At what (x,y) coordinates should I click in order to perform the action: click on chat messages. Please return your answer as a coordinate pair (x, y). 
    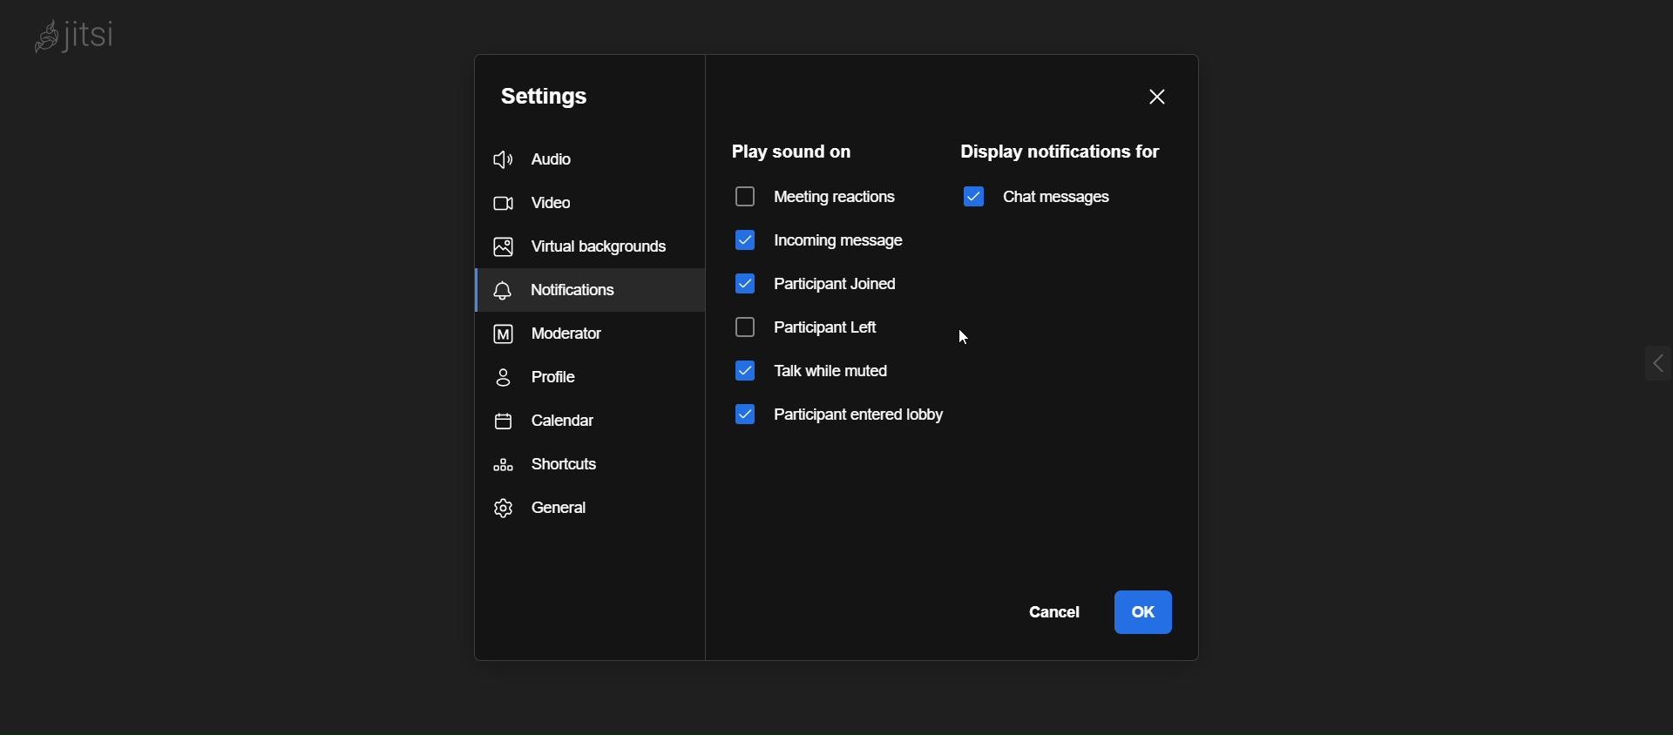
    Looking at the image, I should click on (1037, 197).